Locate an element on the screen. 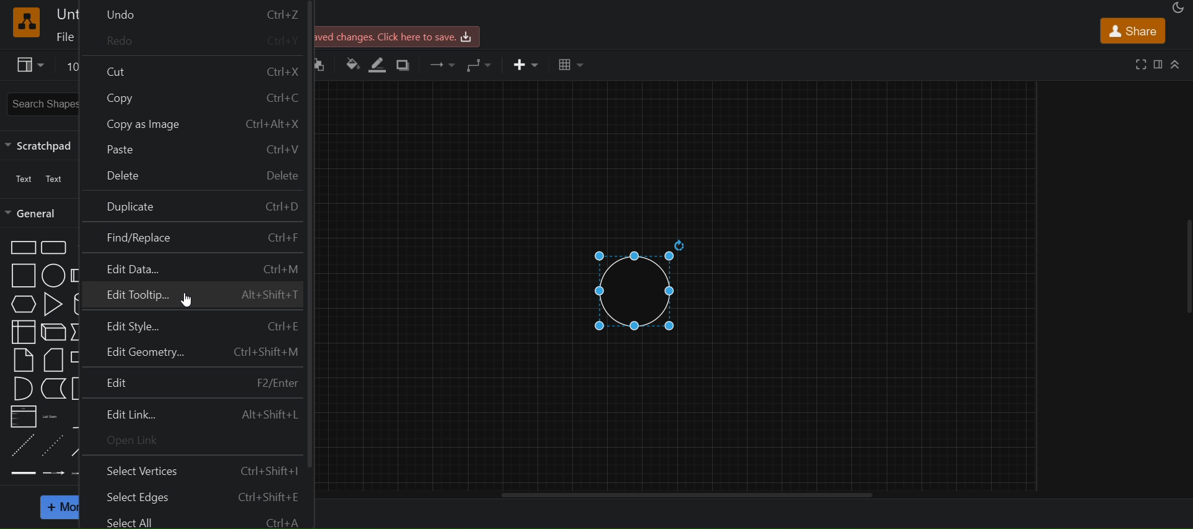 Image resolution: width=1193 pixels, height=529 pixels. fullscreen is located at coordinates (1138, 63).